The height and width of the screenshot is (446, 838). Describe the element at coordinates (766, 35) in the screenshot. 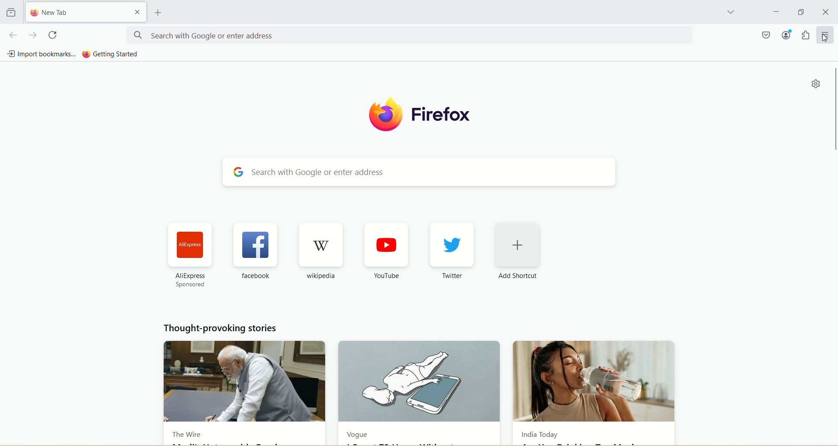

I see `save to pocket` at that location.